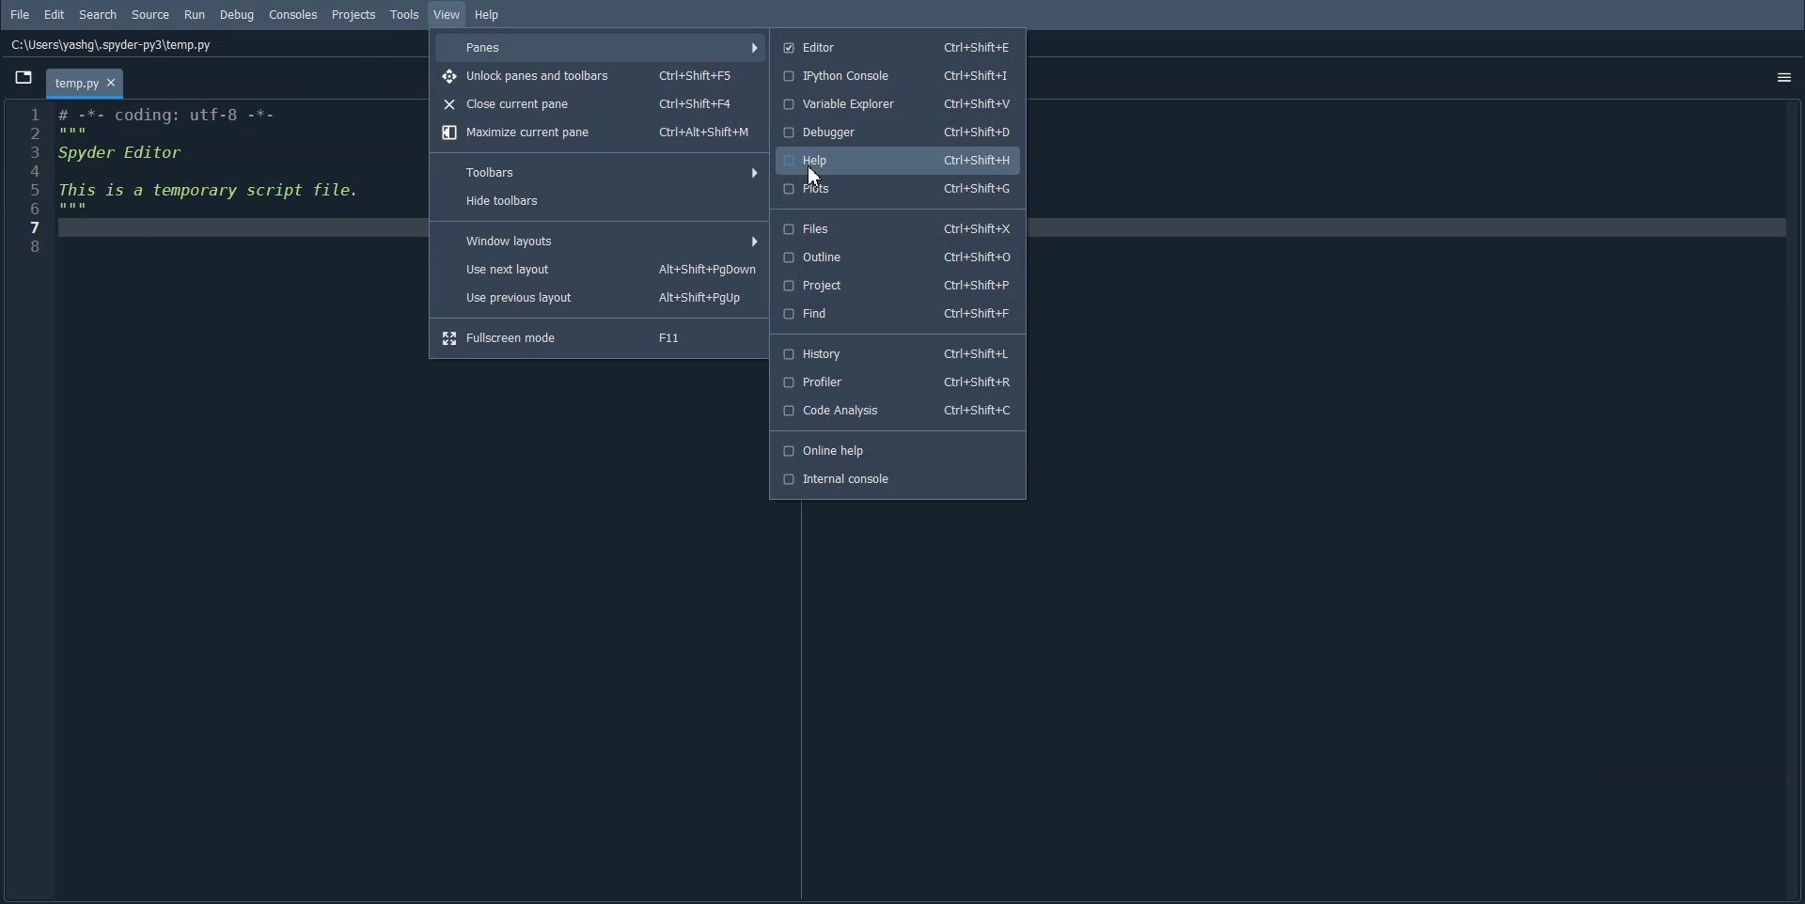 Image resolution: width=1805 pixels, height=904 pixels. Describe the element at coordinates (293, 15) in the screenshot. I see `Consoles` at that location.